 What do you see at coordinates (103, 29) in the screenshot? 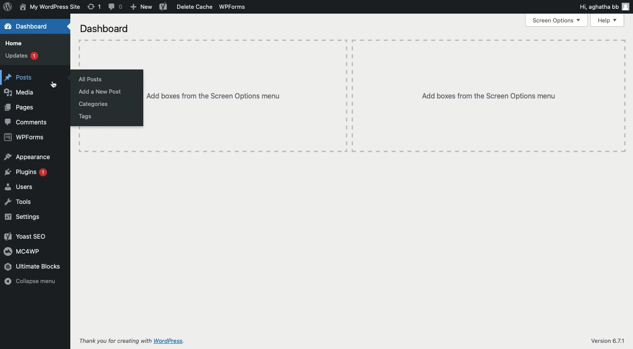
I see `Dashboard` at bounding box center [103, 29].